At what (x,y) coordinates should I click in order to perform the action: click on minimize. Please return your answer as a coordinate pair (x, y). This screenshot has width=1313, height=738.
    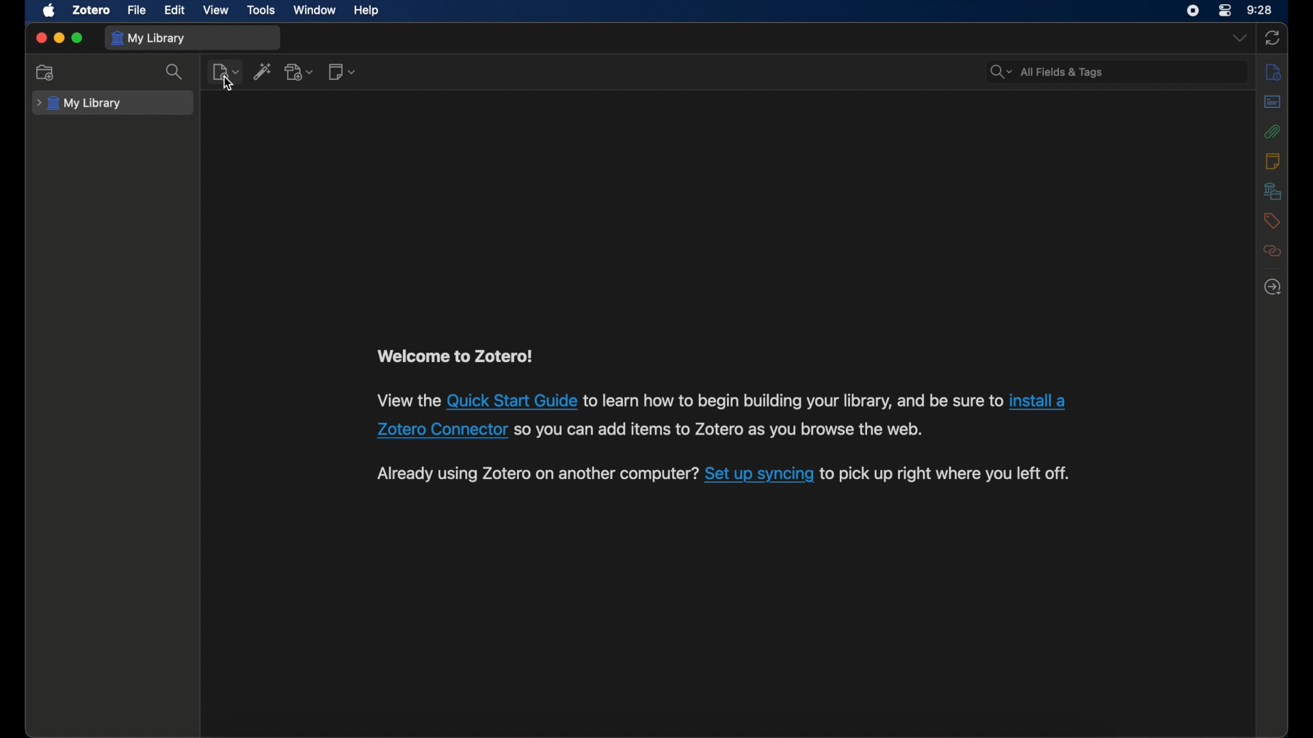
    Looking at the image, I should click on (59, 38).